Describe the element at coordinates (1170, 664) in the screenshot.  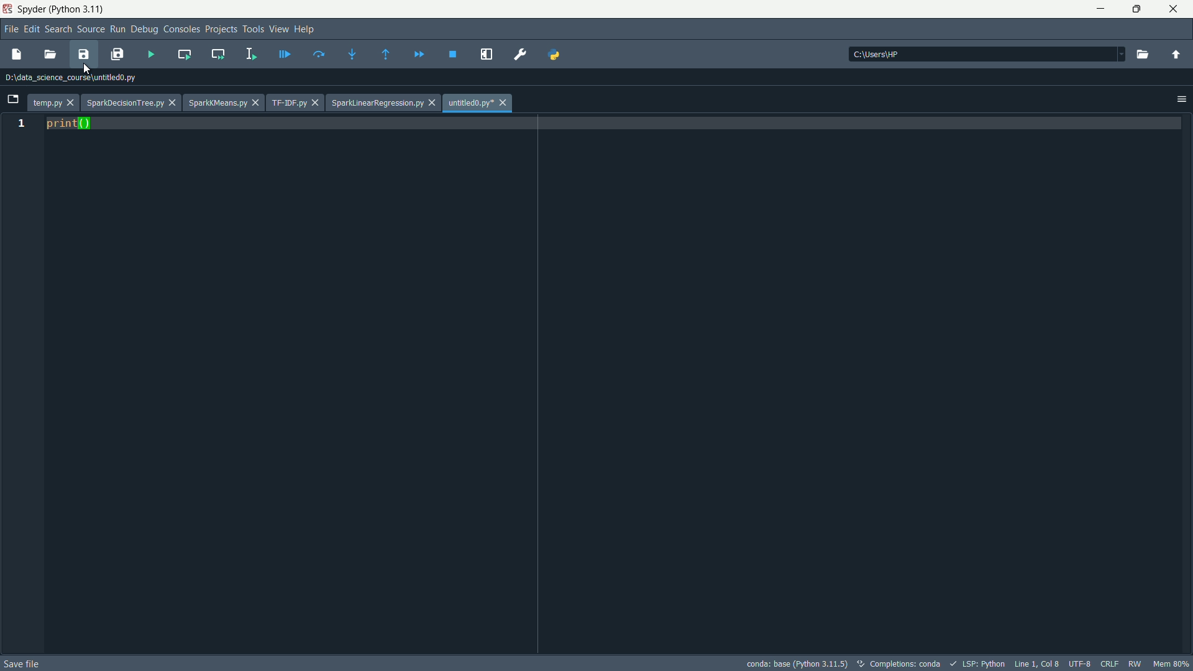
I see `global memory usage` at that location.